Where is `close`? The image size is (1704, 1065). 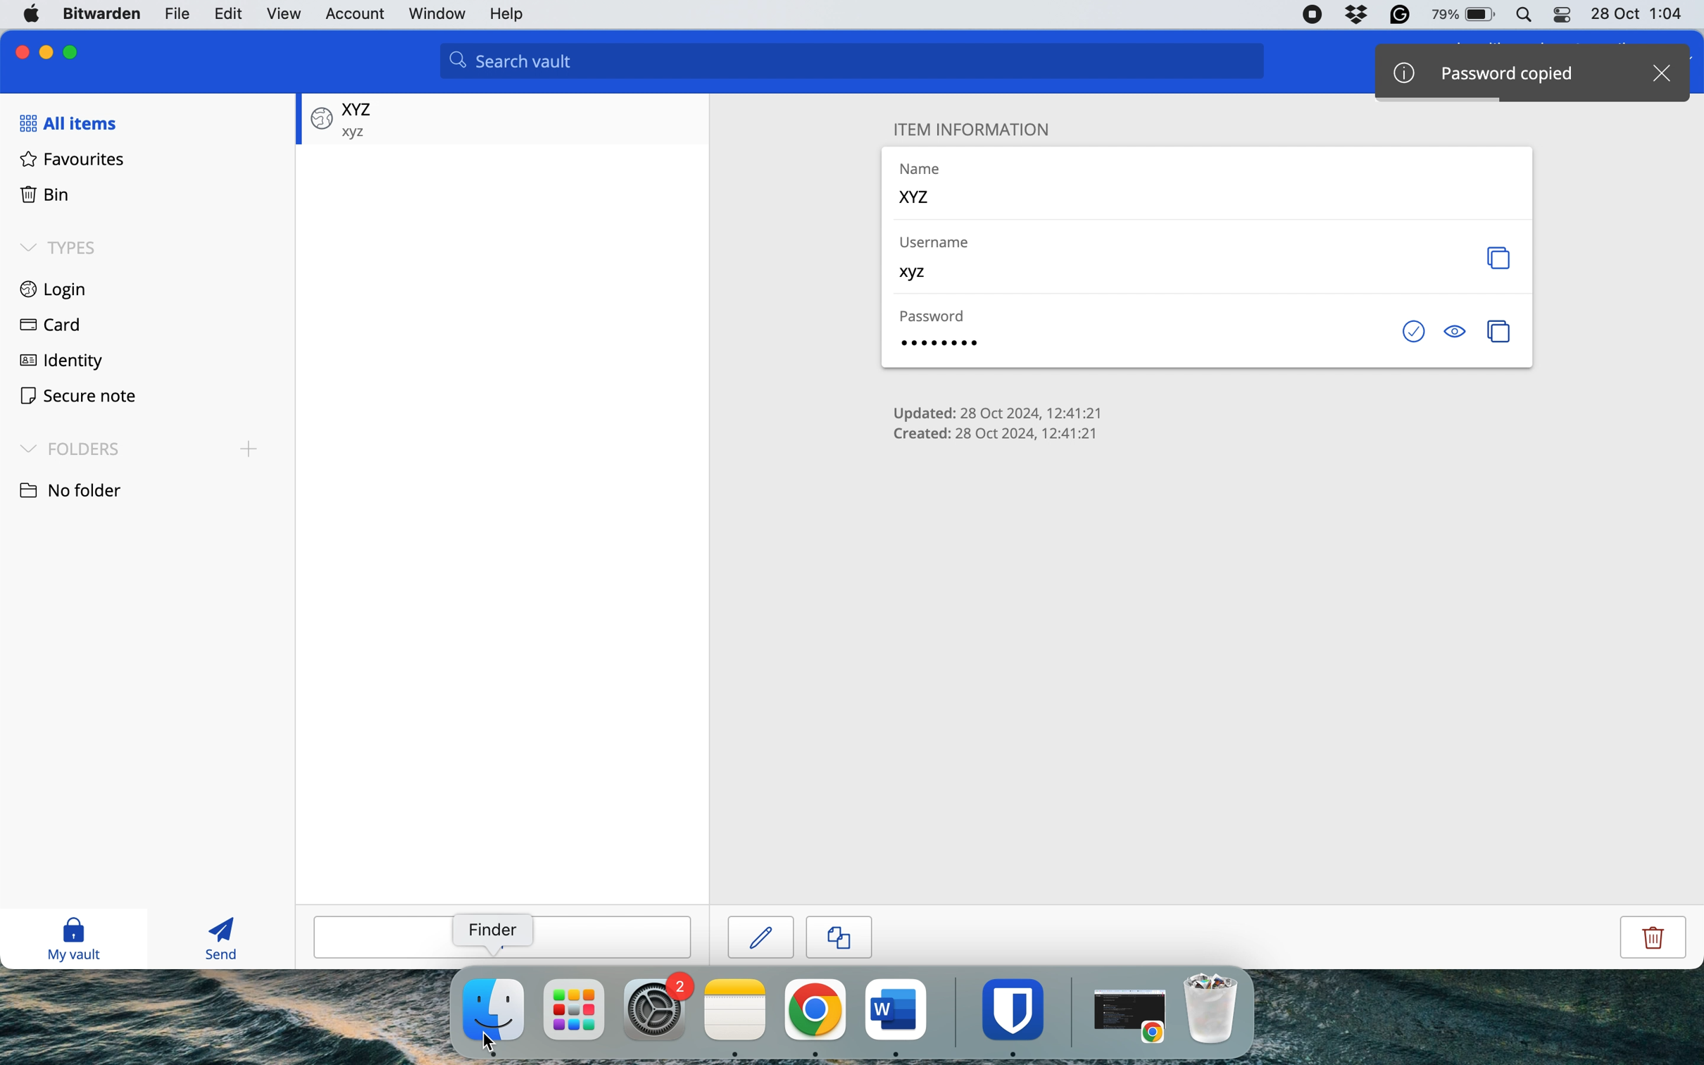 close is located at coordinates (18, 51).